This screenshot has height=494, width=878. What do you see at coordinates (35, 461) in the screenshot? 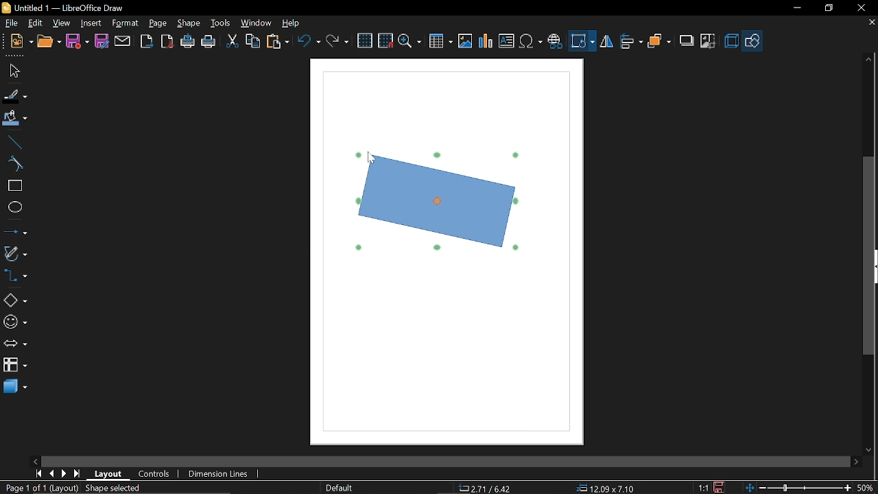
I see `Move left` at bounding box center [35, 461].